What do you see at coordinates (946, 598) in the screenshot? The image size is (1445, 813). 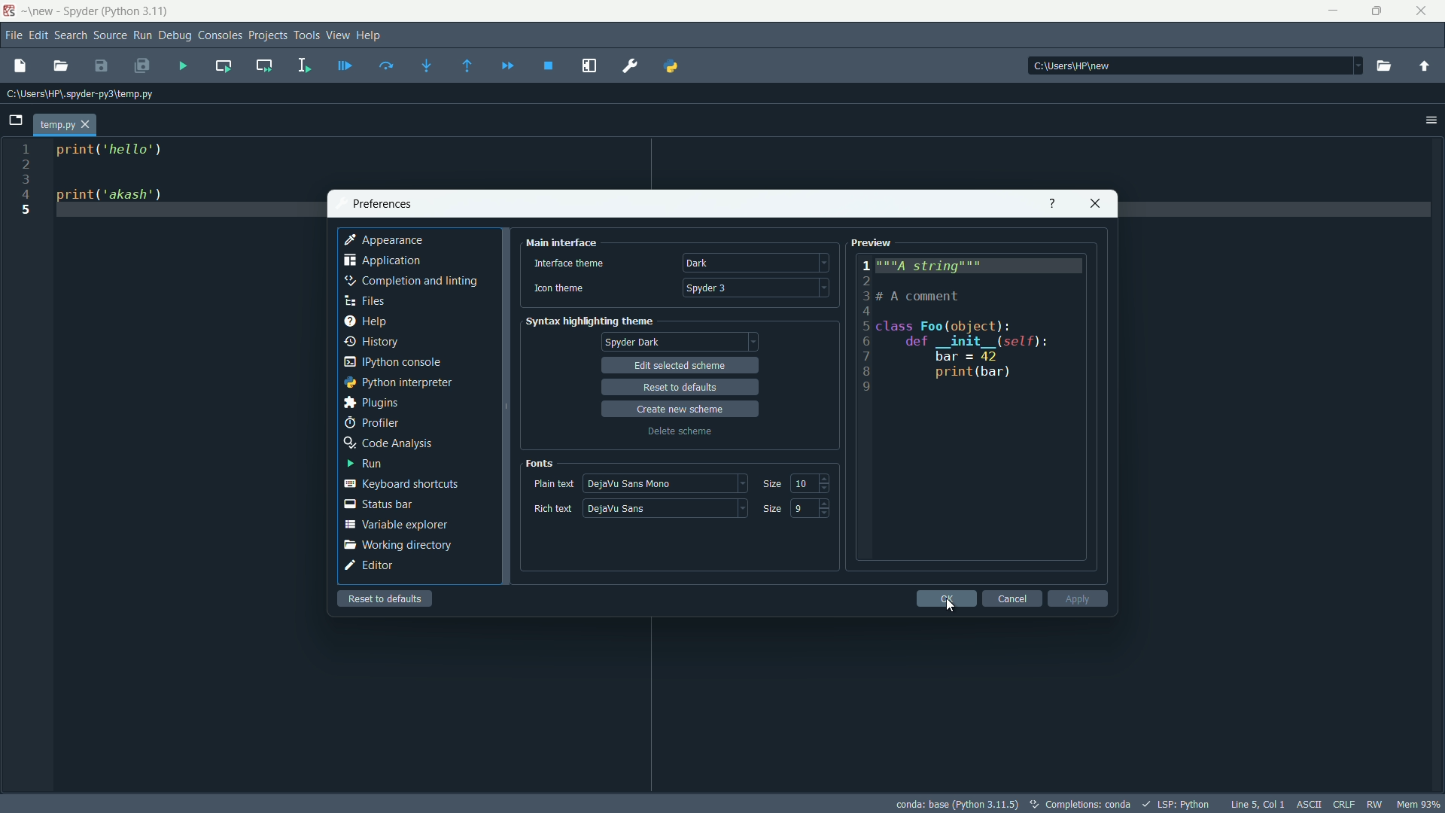 I see `ok` at bounding box center [946, 598].